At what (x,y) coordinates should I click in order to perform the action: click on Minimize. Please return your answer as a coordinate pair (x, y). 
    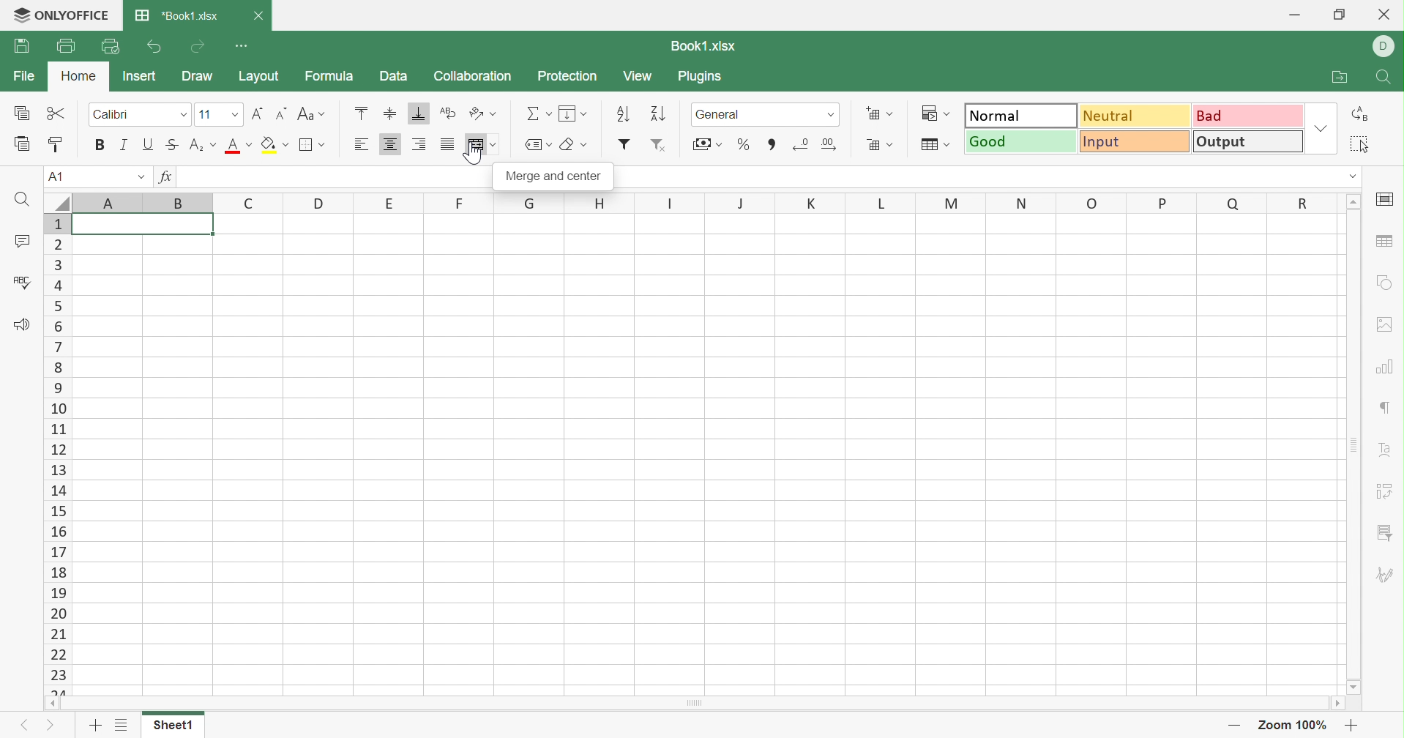
    Looking at the image, I should click on (1292, 15).